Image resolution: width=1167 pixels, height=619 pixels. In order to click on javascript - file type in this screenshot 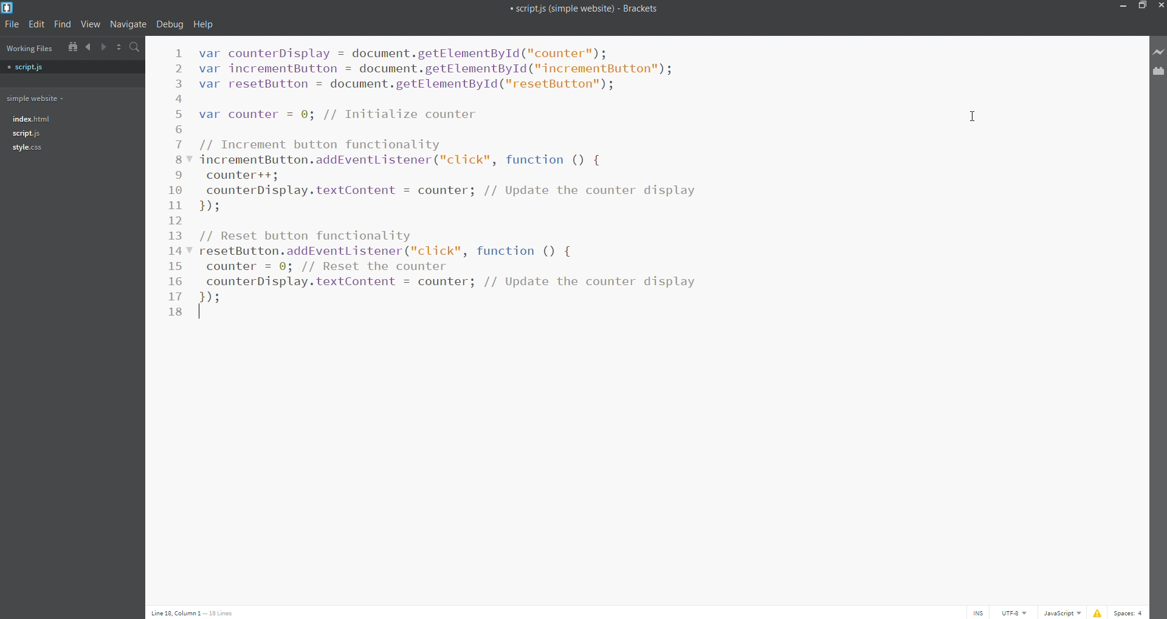, I will do `click(1062, 614)`.